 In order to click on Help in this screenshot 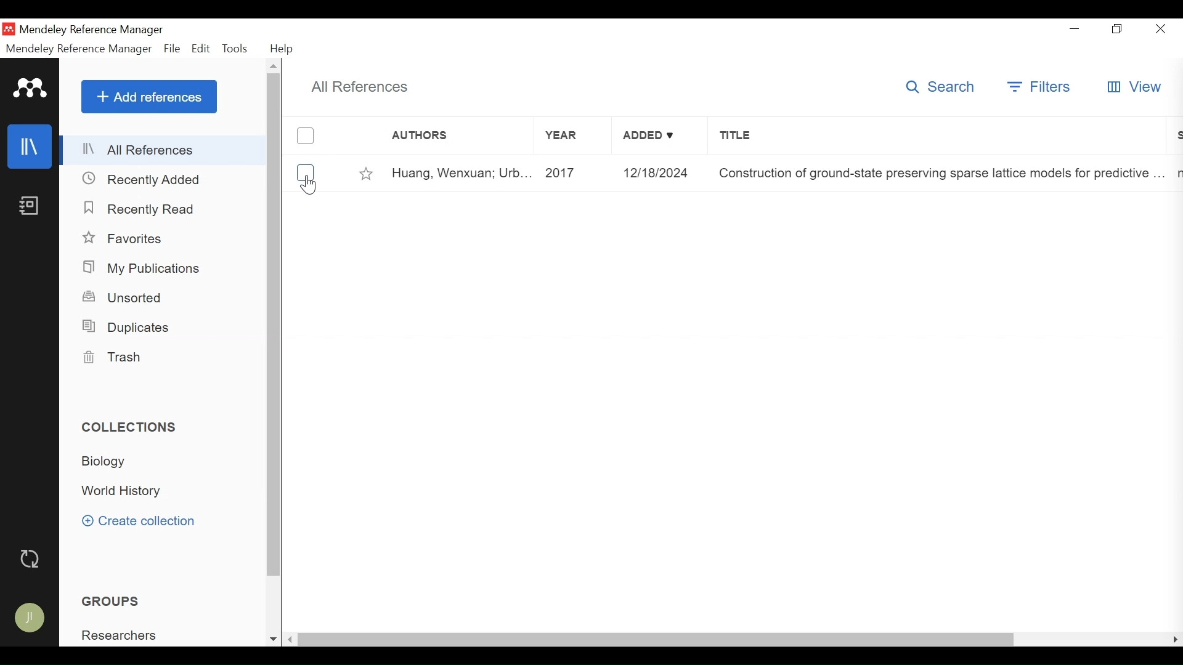, I will do `click(282, 49)`.